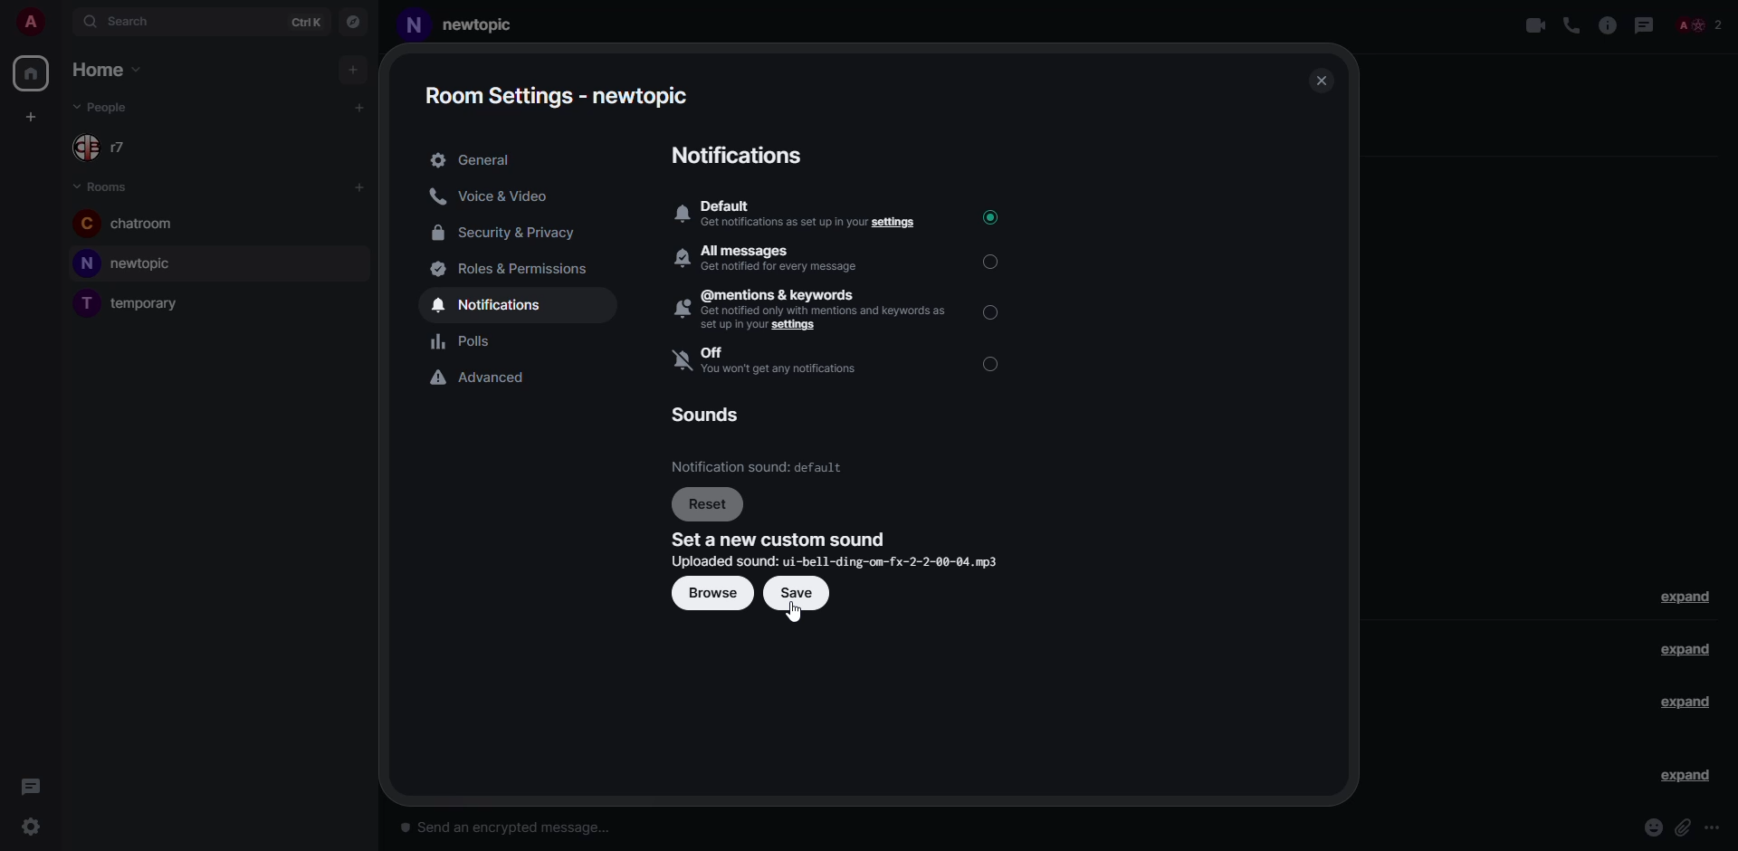  I want to click on selected, so click(989, 216).